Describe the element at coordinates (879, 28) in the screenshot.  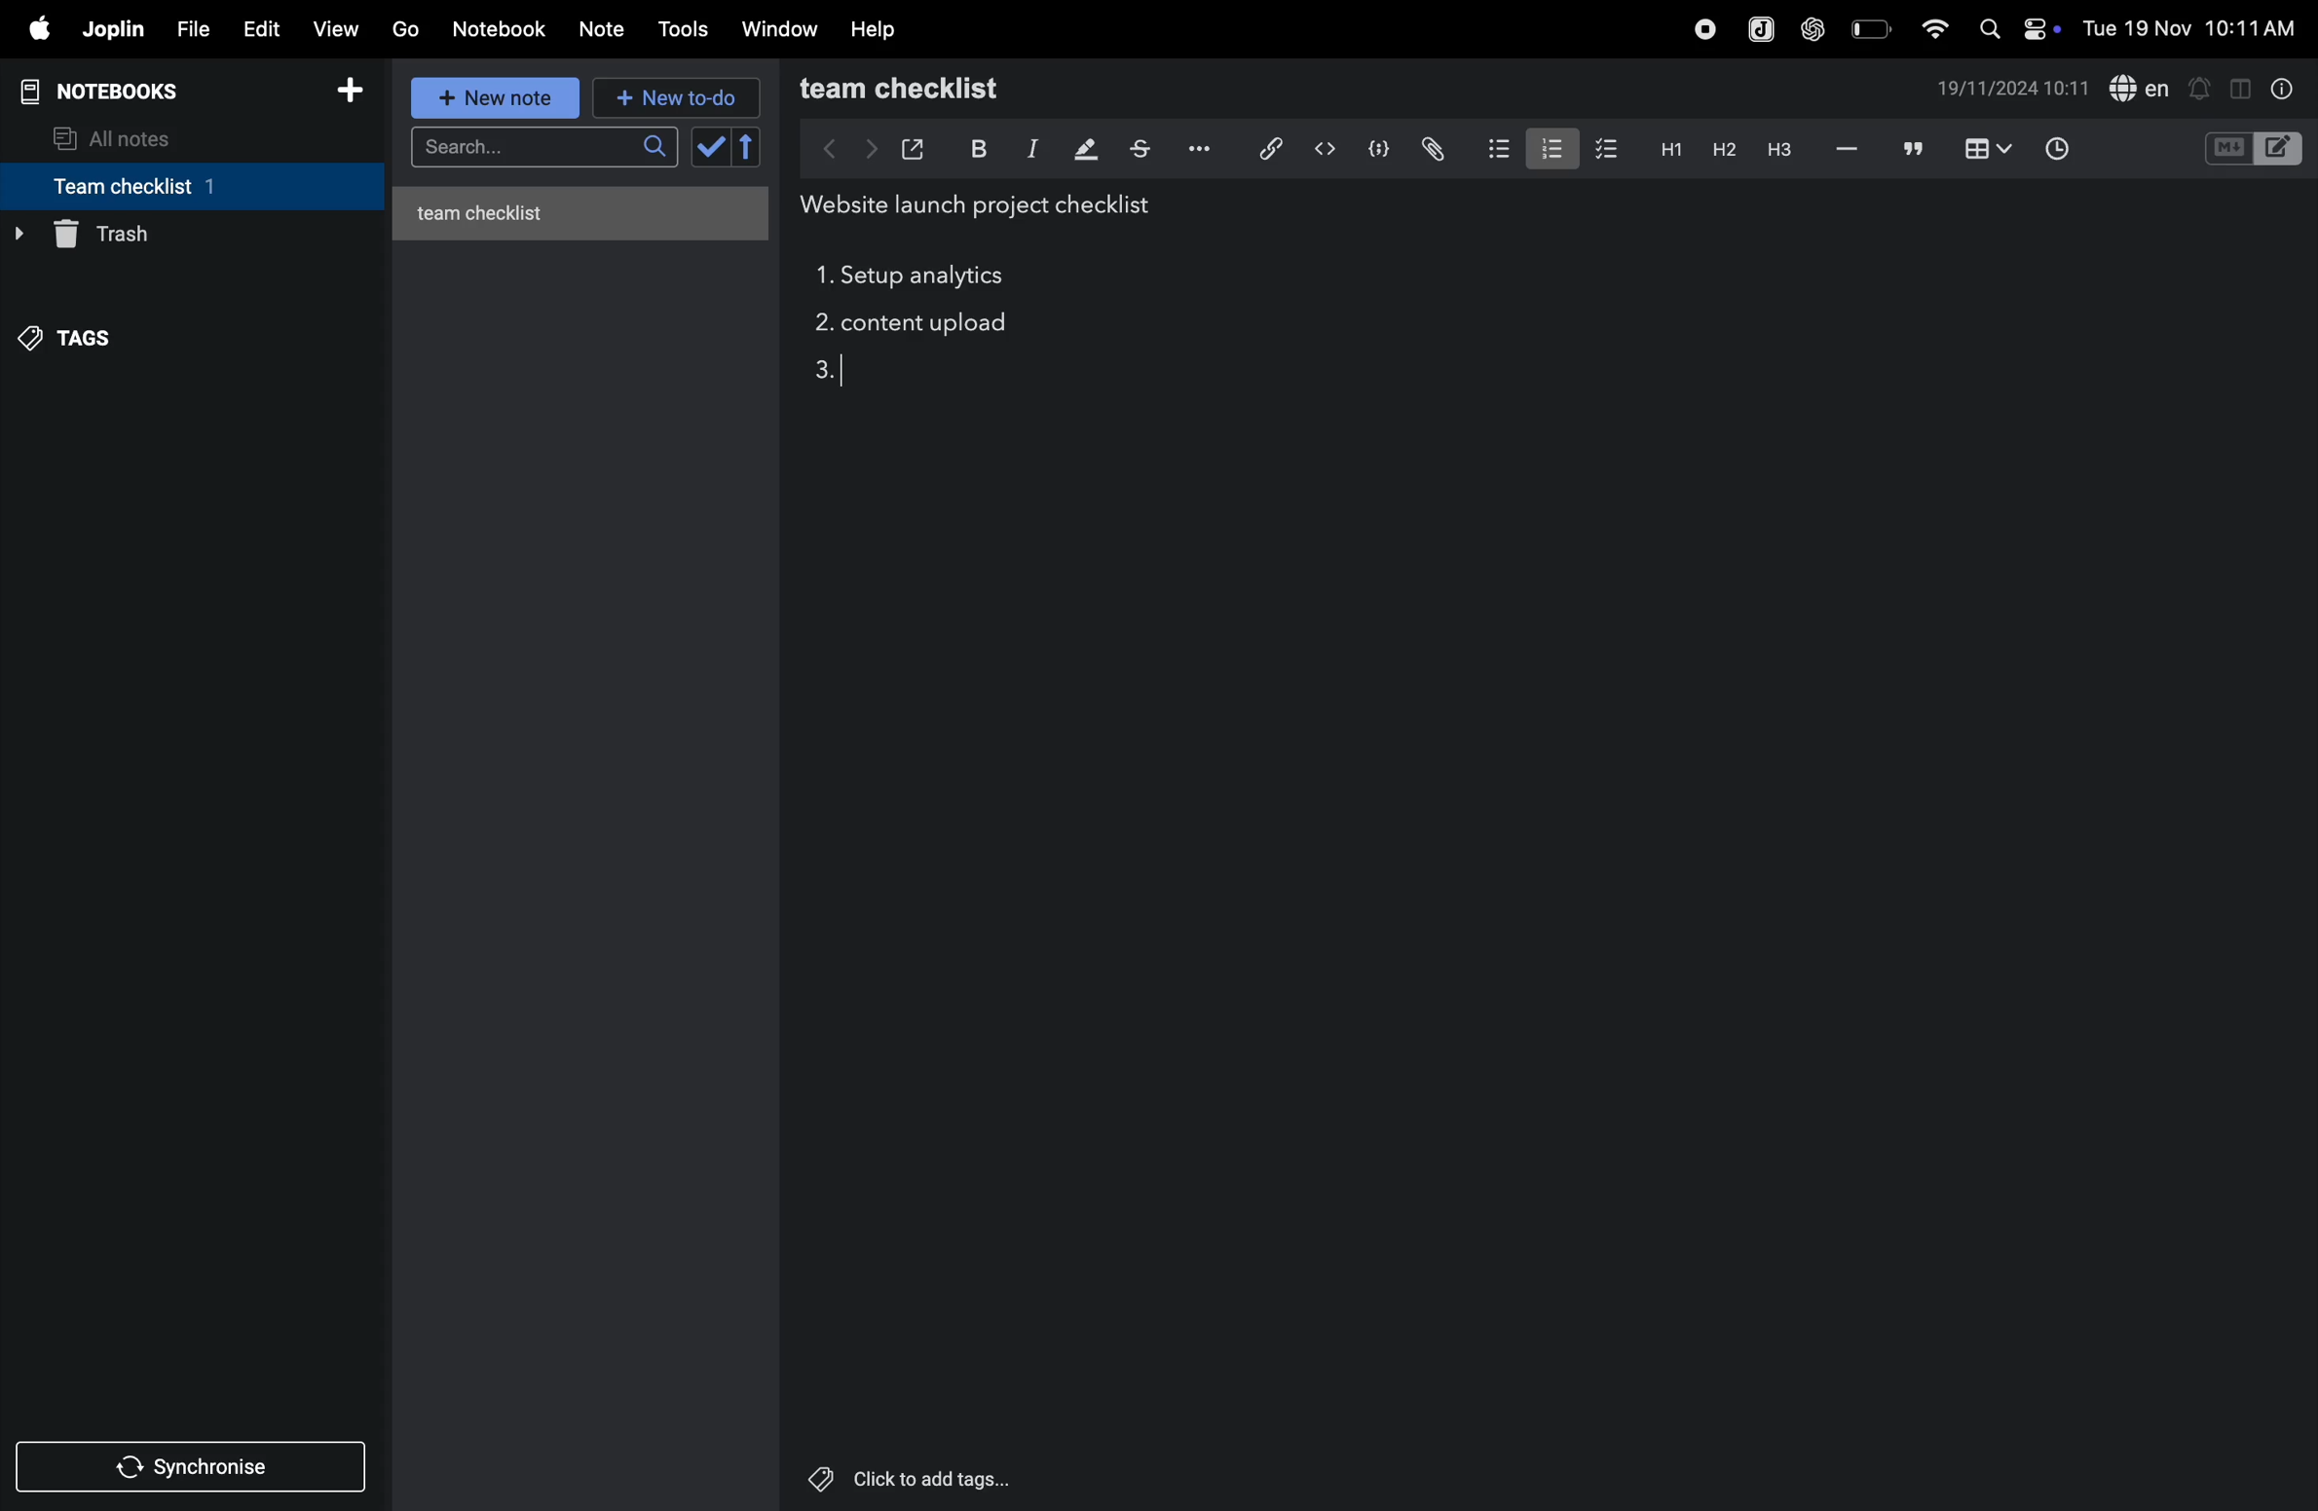
I see `help` at that location.